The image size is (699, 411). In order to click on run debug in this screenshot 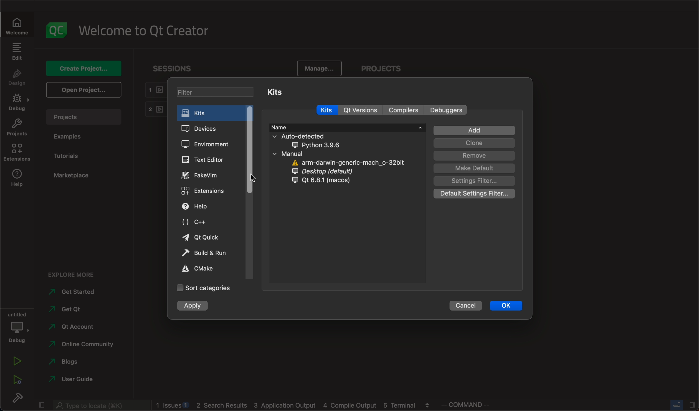, I will do `click(16, 381)`.